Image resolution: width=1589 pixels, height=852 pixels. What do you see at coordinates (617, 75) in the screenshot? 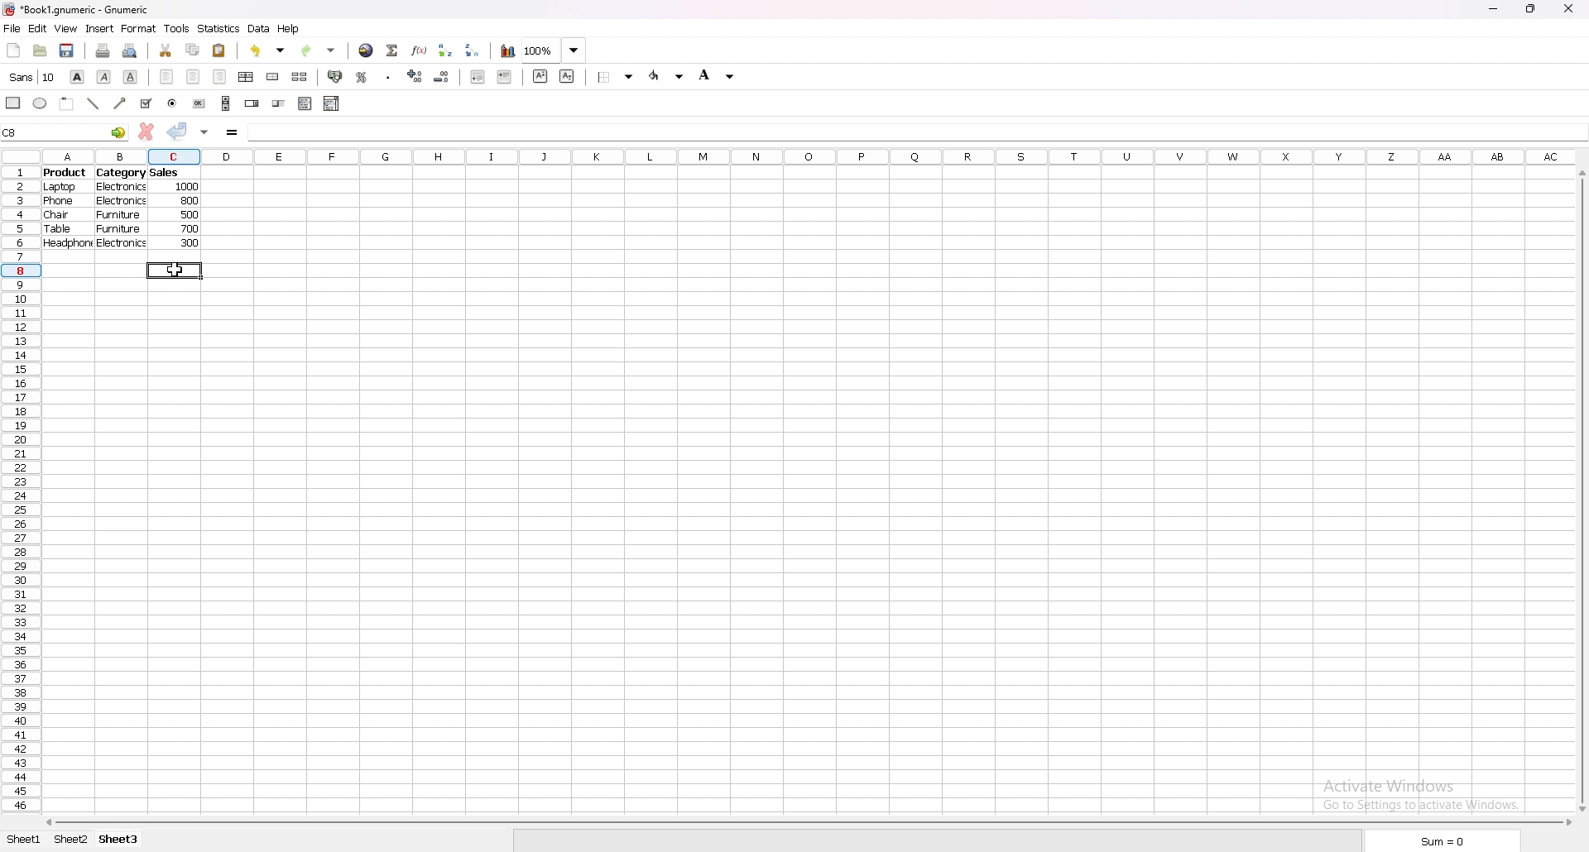
I see `border` at bounding box center [617, 75].